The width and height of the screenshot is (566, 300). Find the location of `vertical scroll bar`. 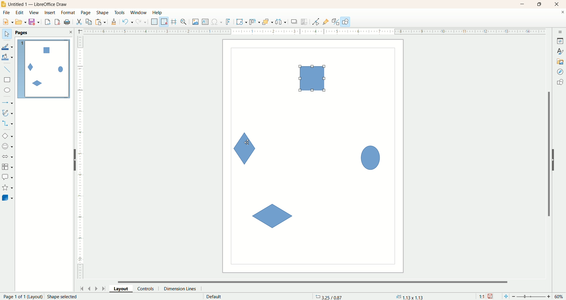

vertical scroll bar is located at coordinates (548, 154).